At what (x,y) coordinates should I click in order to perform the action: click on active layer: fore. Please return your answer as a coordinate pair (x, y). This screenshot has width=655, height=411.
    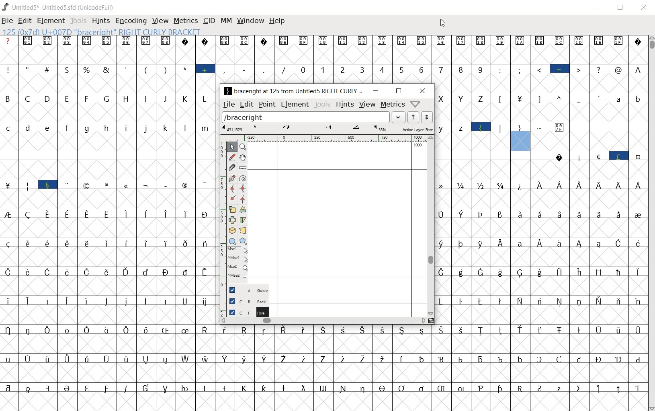
    Looking at the image, I should click on (330, 129).